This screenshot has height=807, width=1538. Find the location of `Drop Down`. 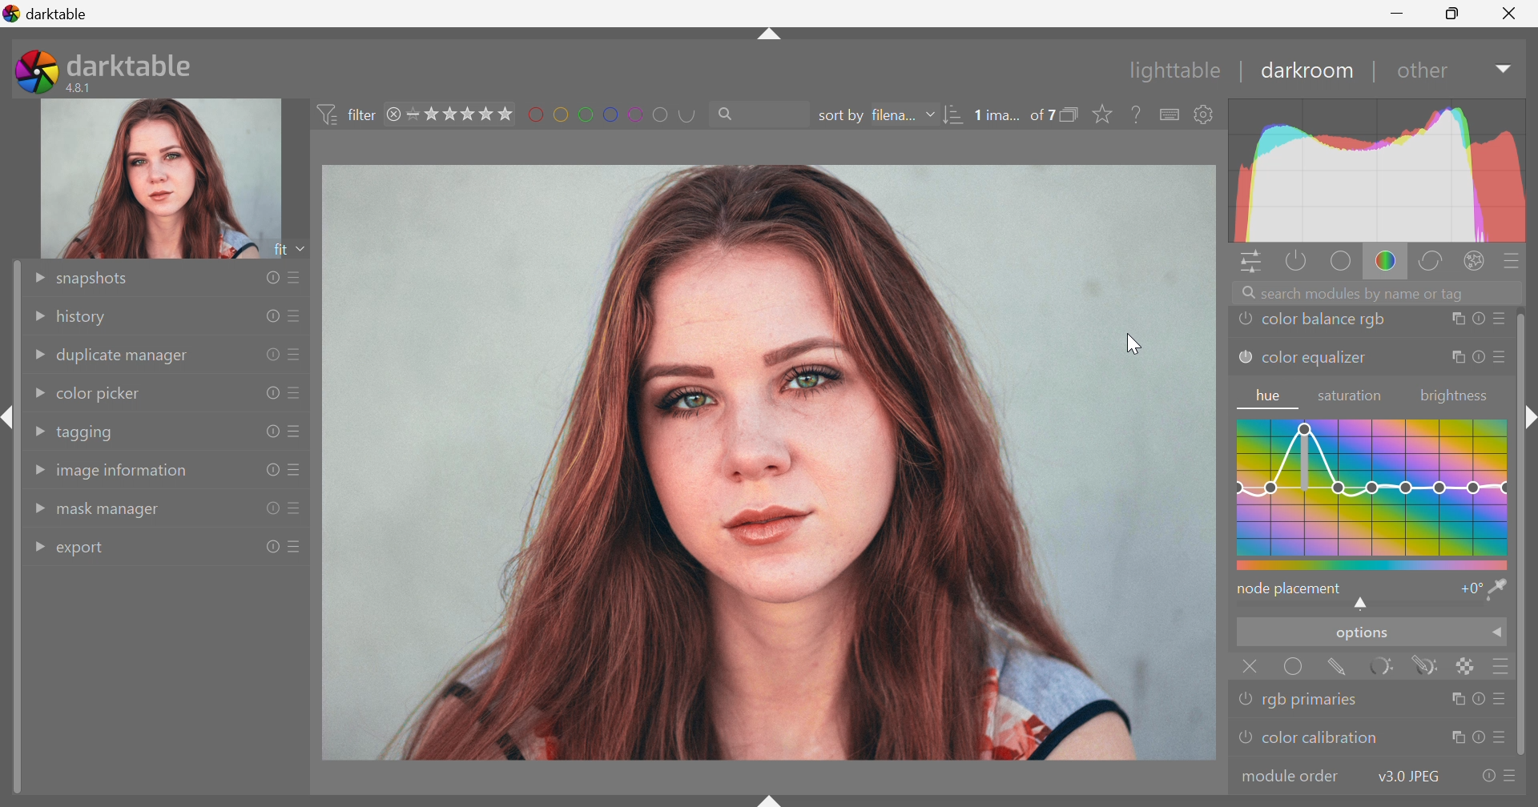

Drop Down is located at coordinates (37, 314).